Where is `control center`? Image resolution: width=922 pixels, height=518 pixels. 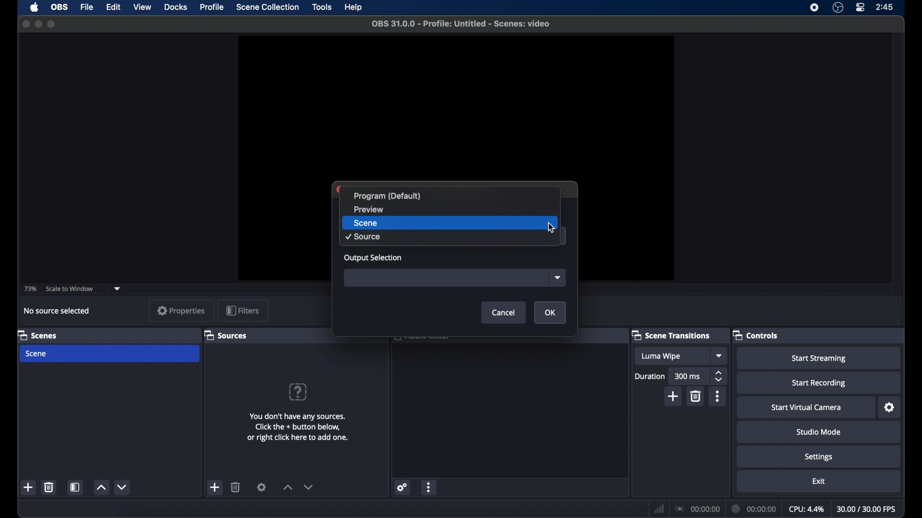
control center is located at coordinates (861, 8).